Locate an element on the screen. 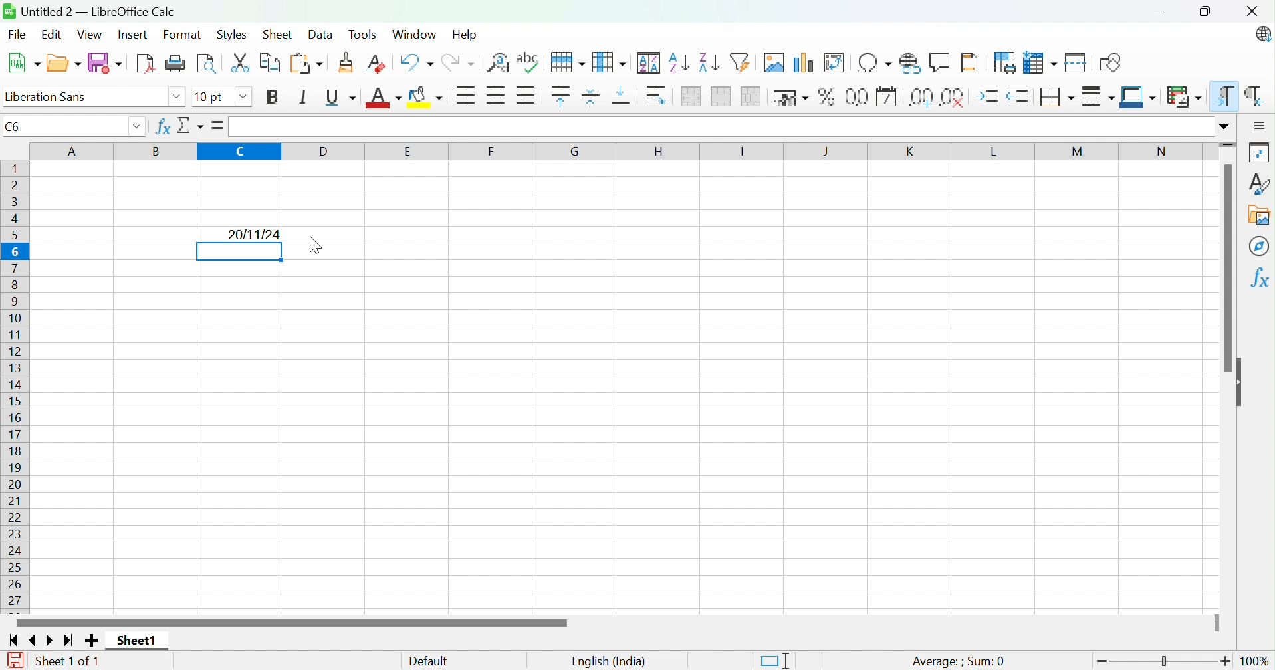 The image size is (1275, 670). Slider is located at coordinates (1165, 662).